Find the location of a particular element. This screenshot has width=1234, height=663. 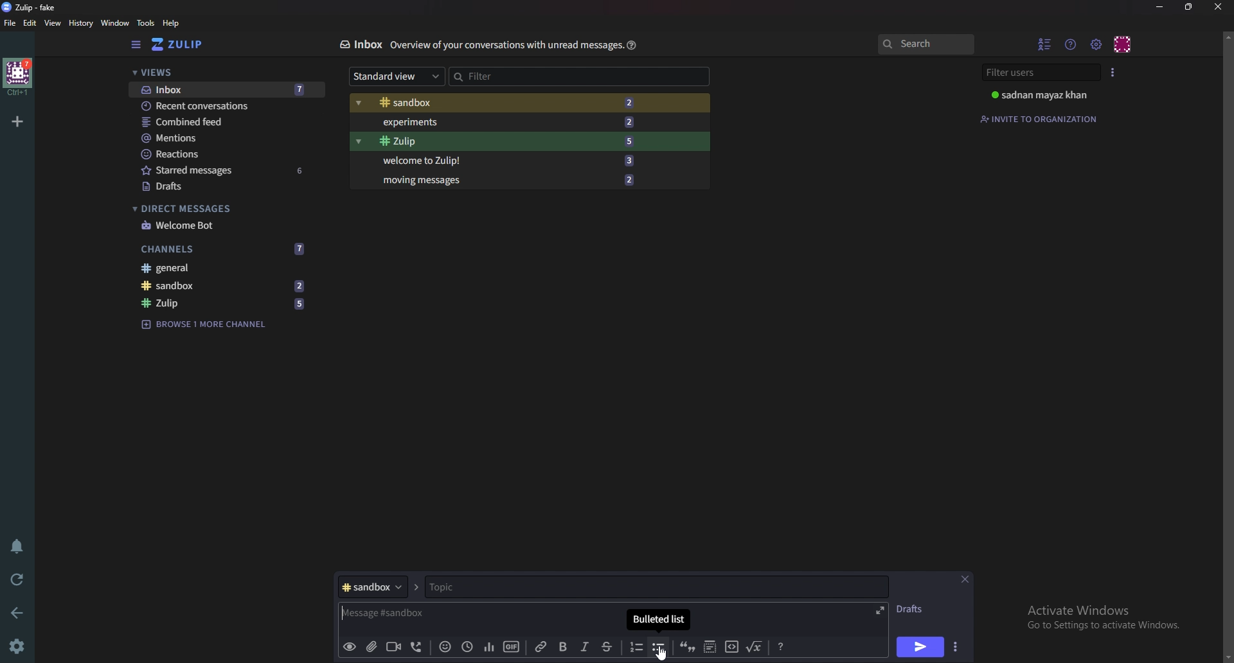

File is located at coordinates (10, 22).